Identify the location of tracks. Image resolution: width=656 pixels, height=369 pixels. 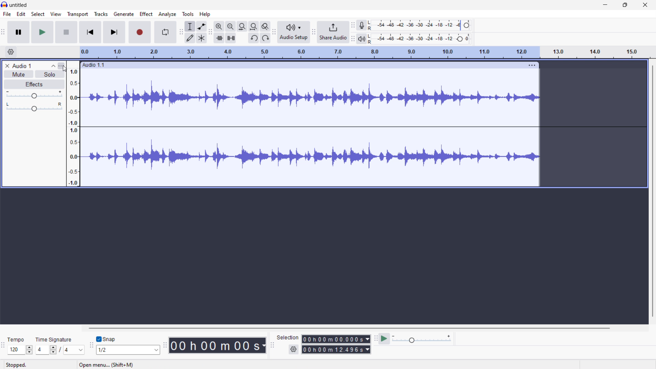
(101, 14).